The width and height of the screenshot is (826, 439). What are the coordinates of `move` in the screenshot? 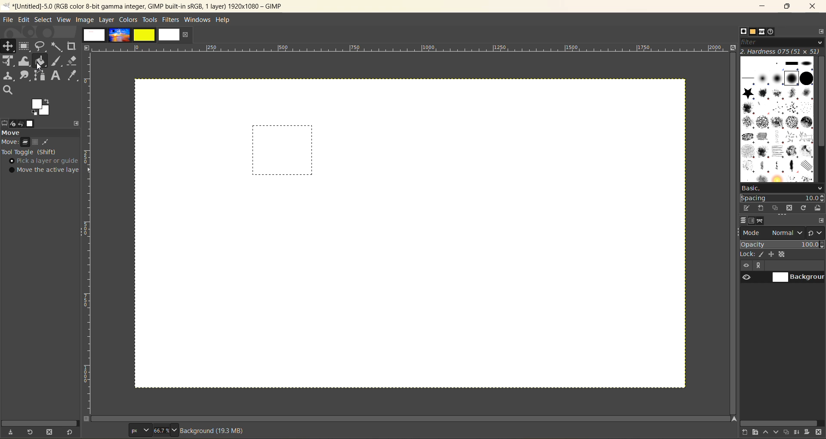 It's located at (38, 138).